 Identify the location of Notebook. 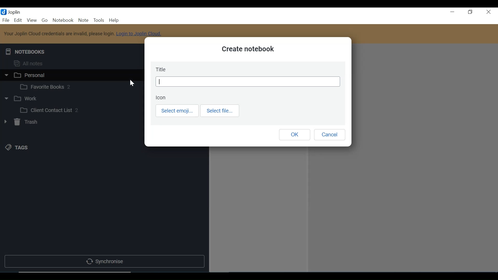
(71, 75).